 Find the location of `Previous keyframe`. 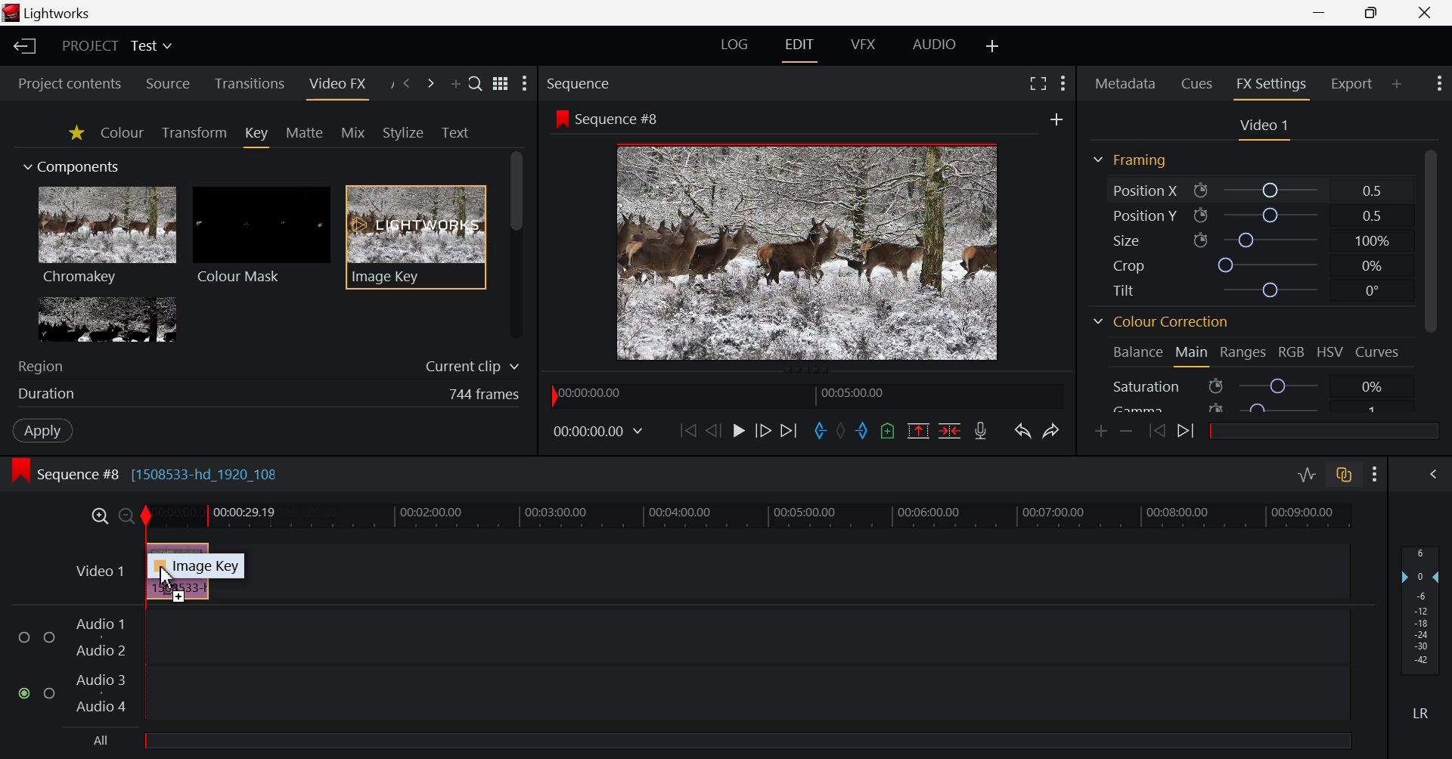

Previous keyframe is located at coordinates (1157, 434).